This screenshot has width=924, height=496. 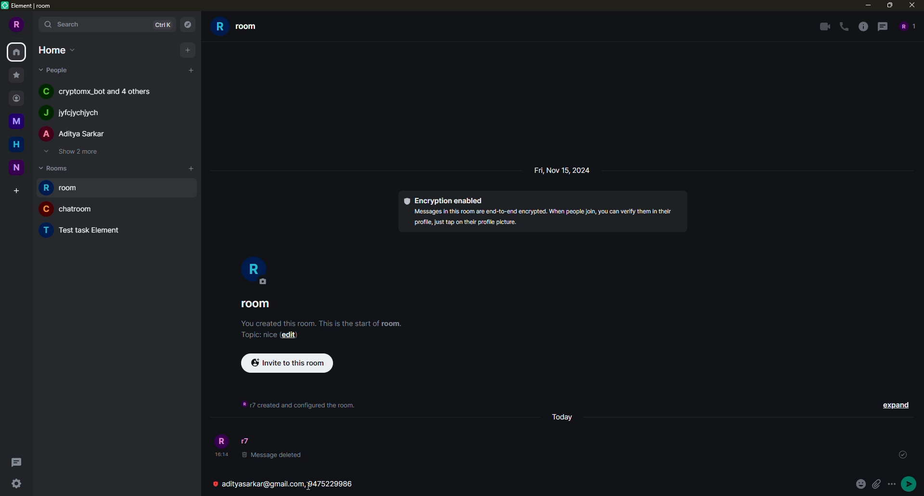 I want to click on emoji, so click(x=859, y=483).